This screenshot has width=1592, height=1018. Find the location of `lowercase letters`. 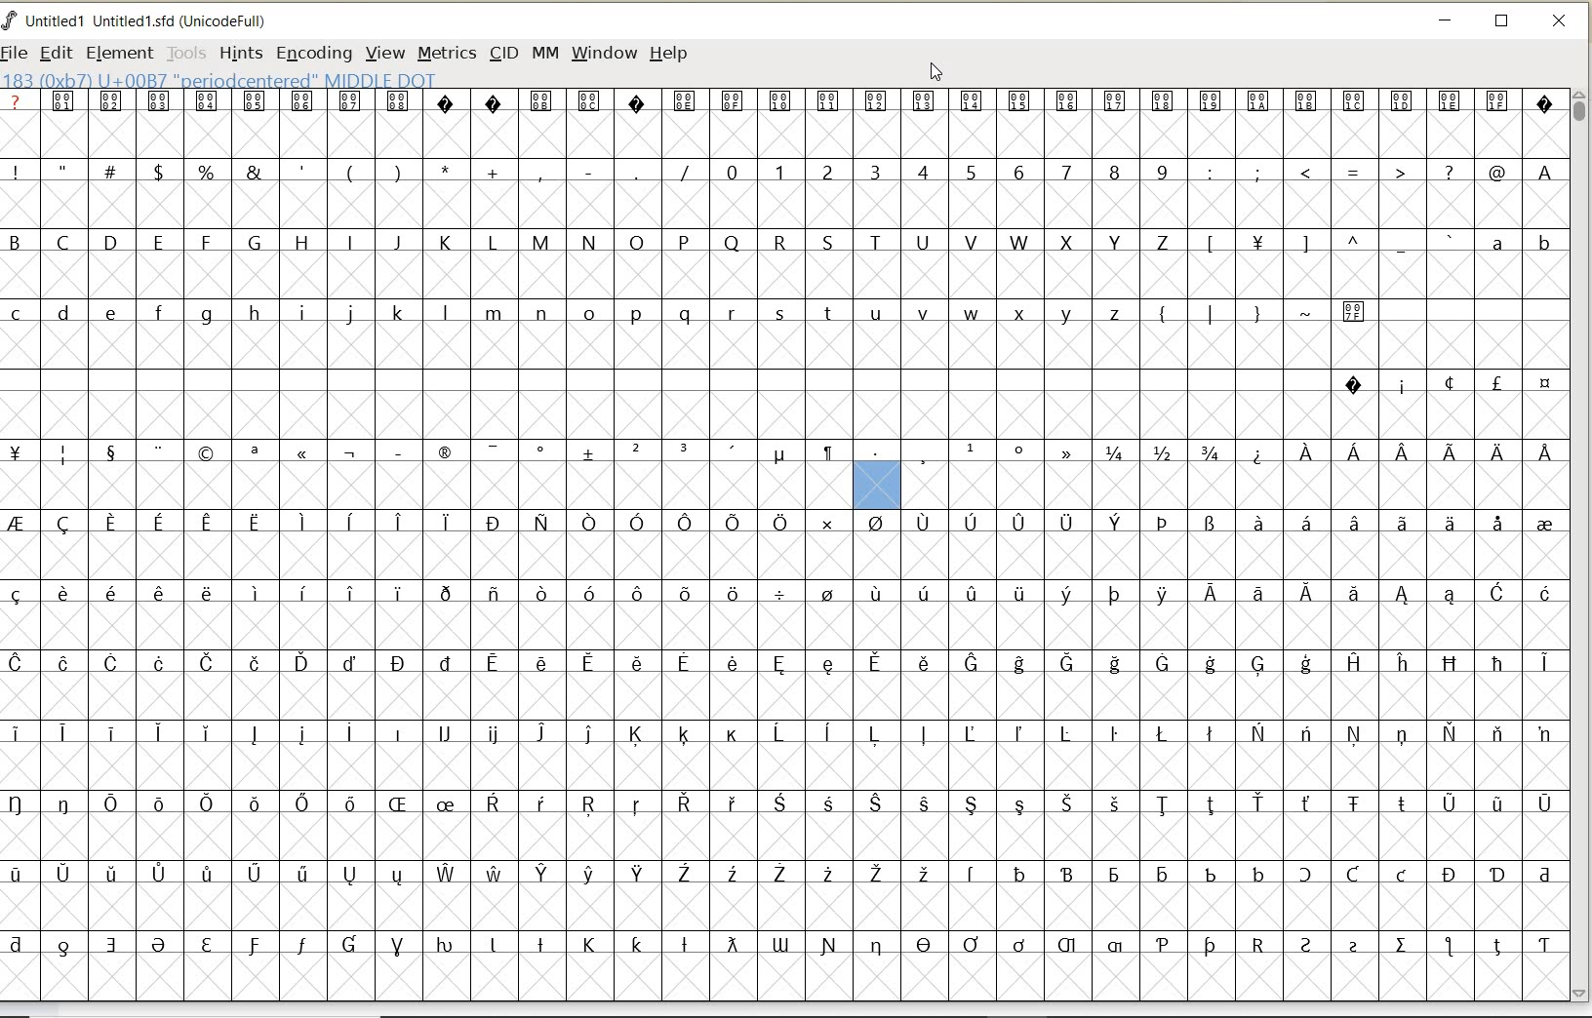

lowercase letters is located at coordinates (570, 317).